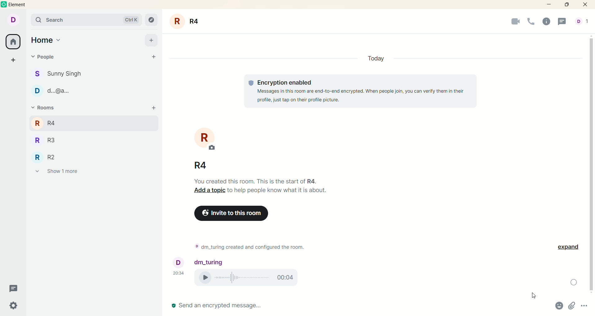 This screenshot has height=316, width=595. I want to click on , so click(154, 108).